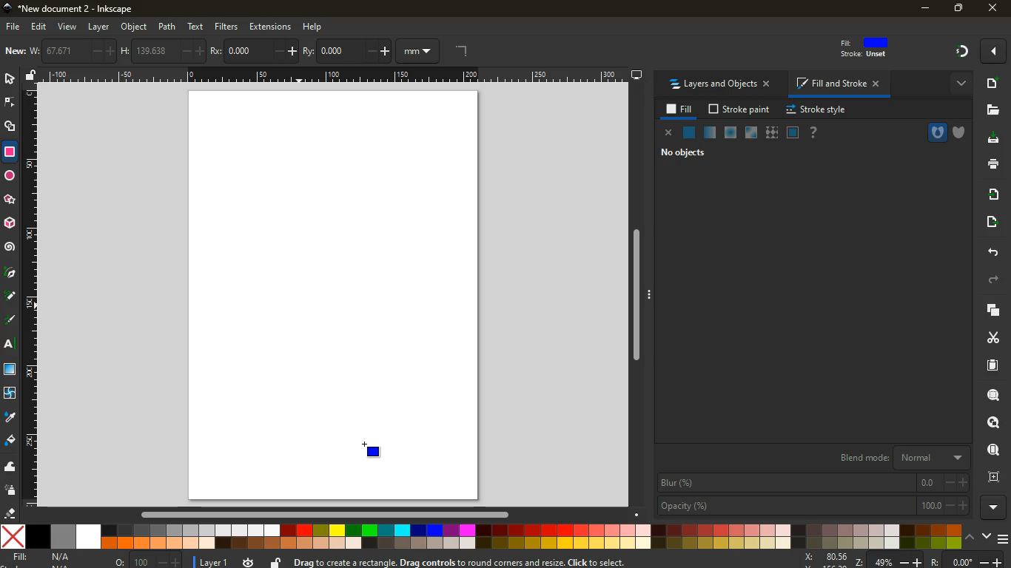 This screenshot has width=1011, height=568. I want to click on time, so click(249, 562).